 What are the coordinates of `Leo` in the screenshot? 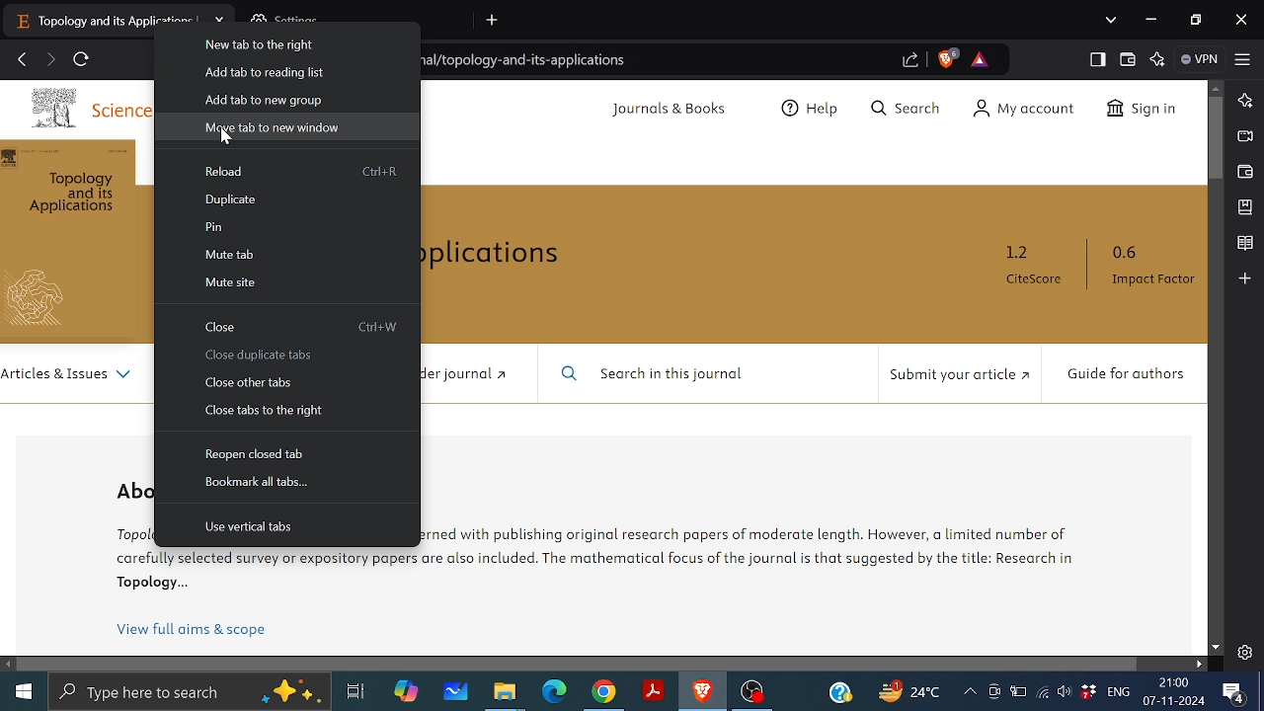 It's located at (1244, 101).